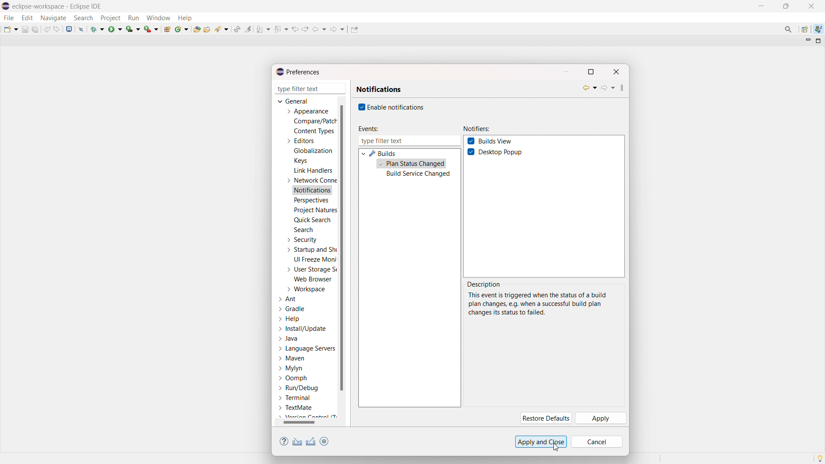  Describe the element at coordinates (310, 250) in the screenshot. I see `startup and shutdown` at that location.